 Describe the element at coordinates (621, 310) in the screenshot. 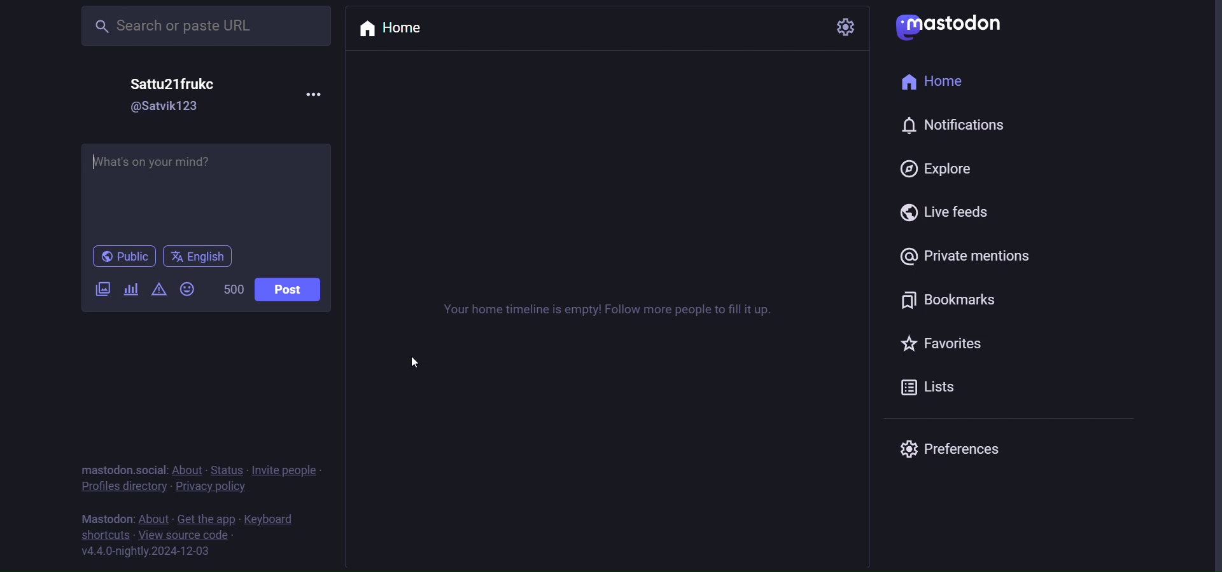

I see `your home timeline is empty` at that location.